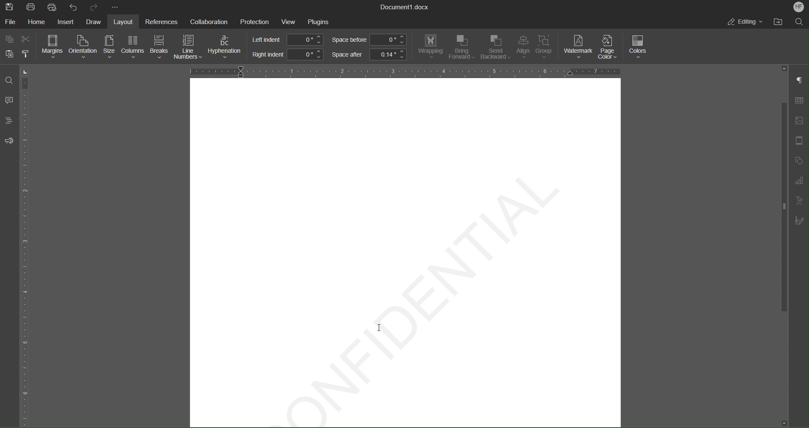  What do you see at coordinates (799, 21) in the screenshot?
I see `Search` at bounding box center [799, 21].